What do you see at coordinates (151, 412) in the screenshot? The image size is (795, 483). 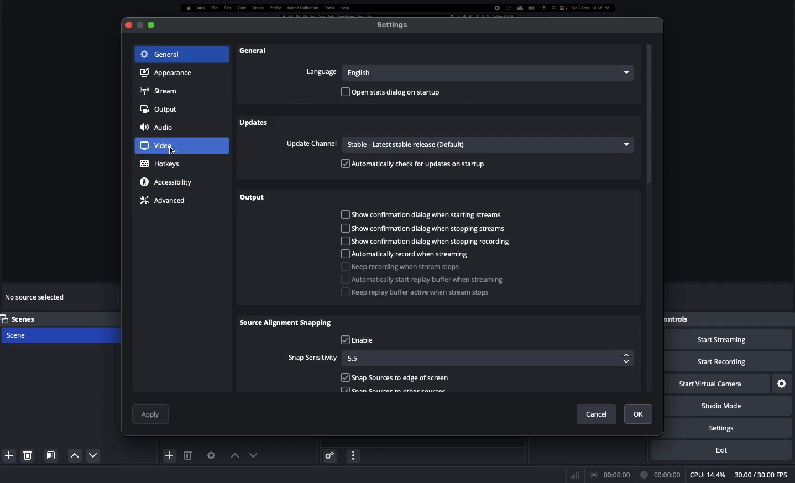 I see `Apply` at bounding box center [151, 412].